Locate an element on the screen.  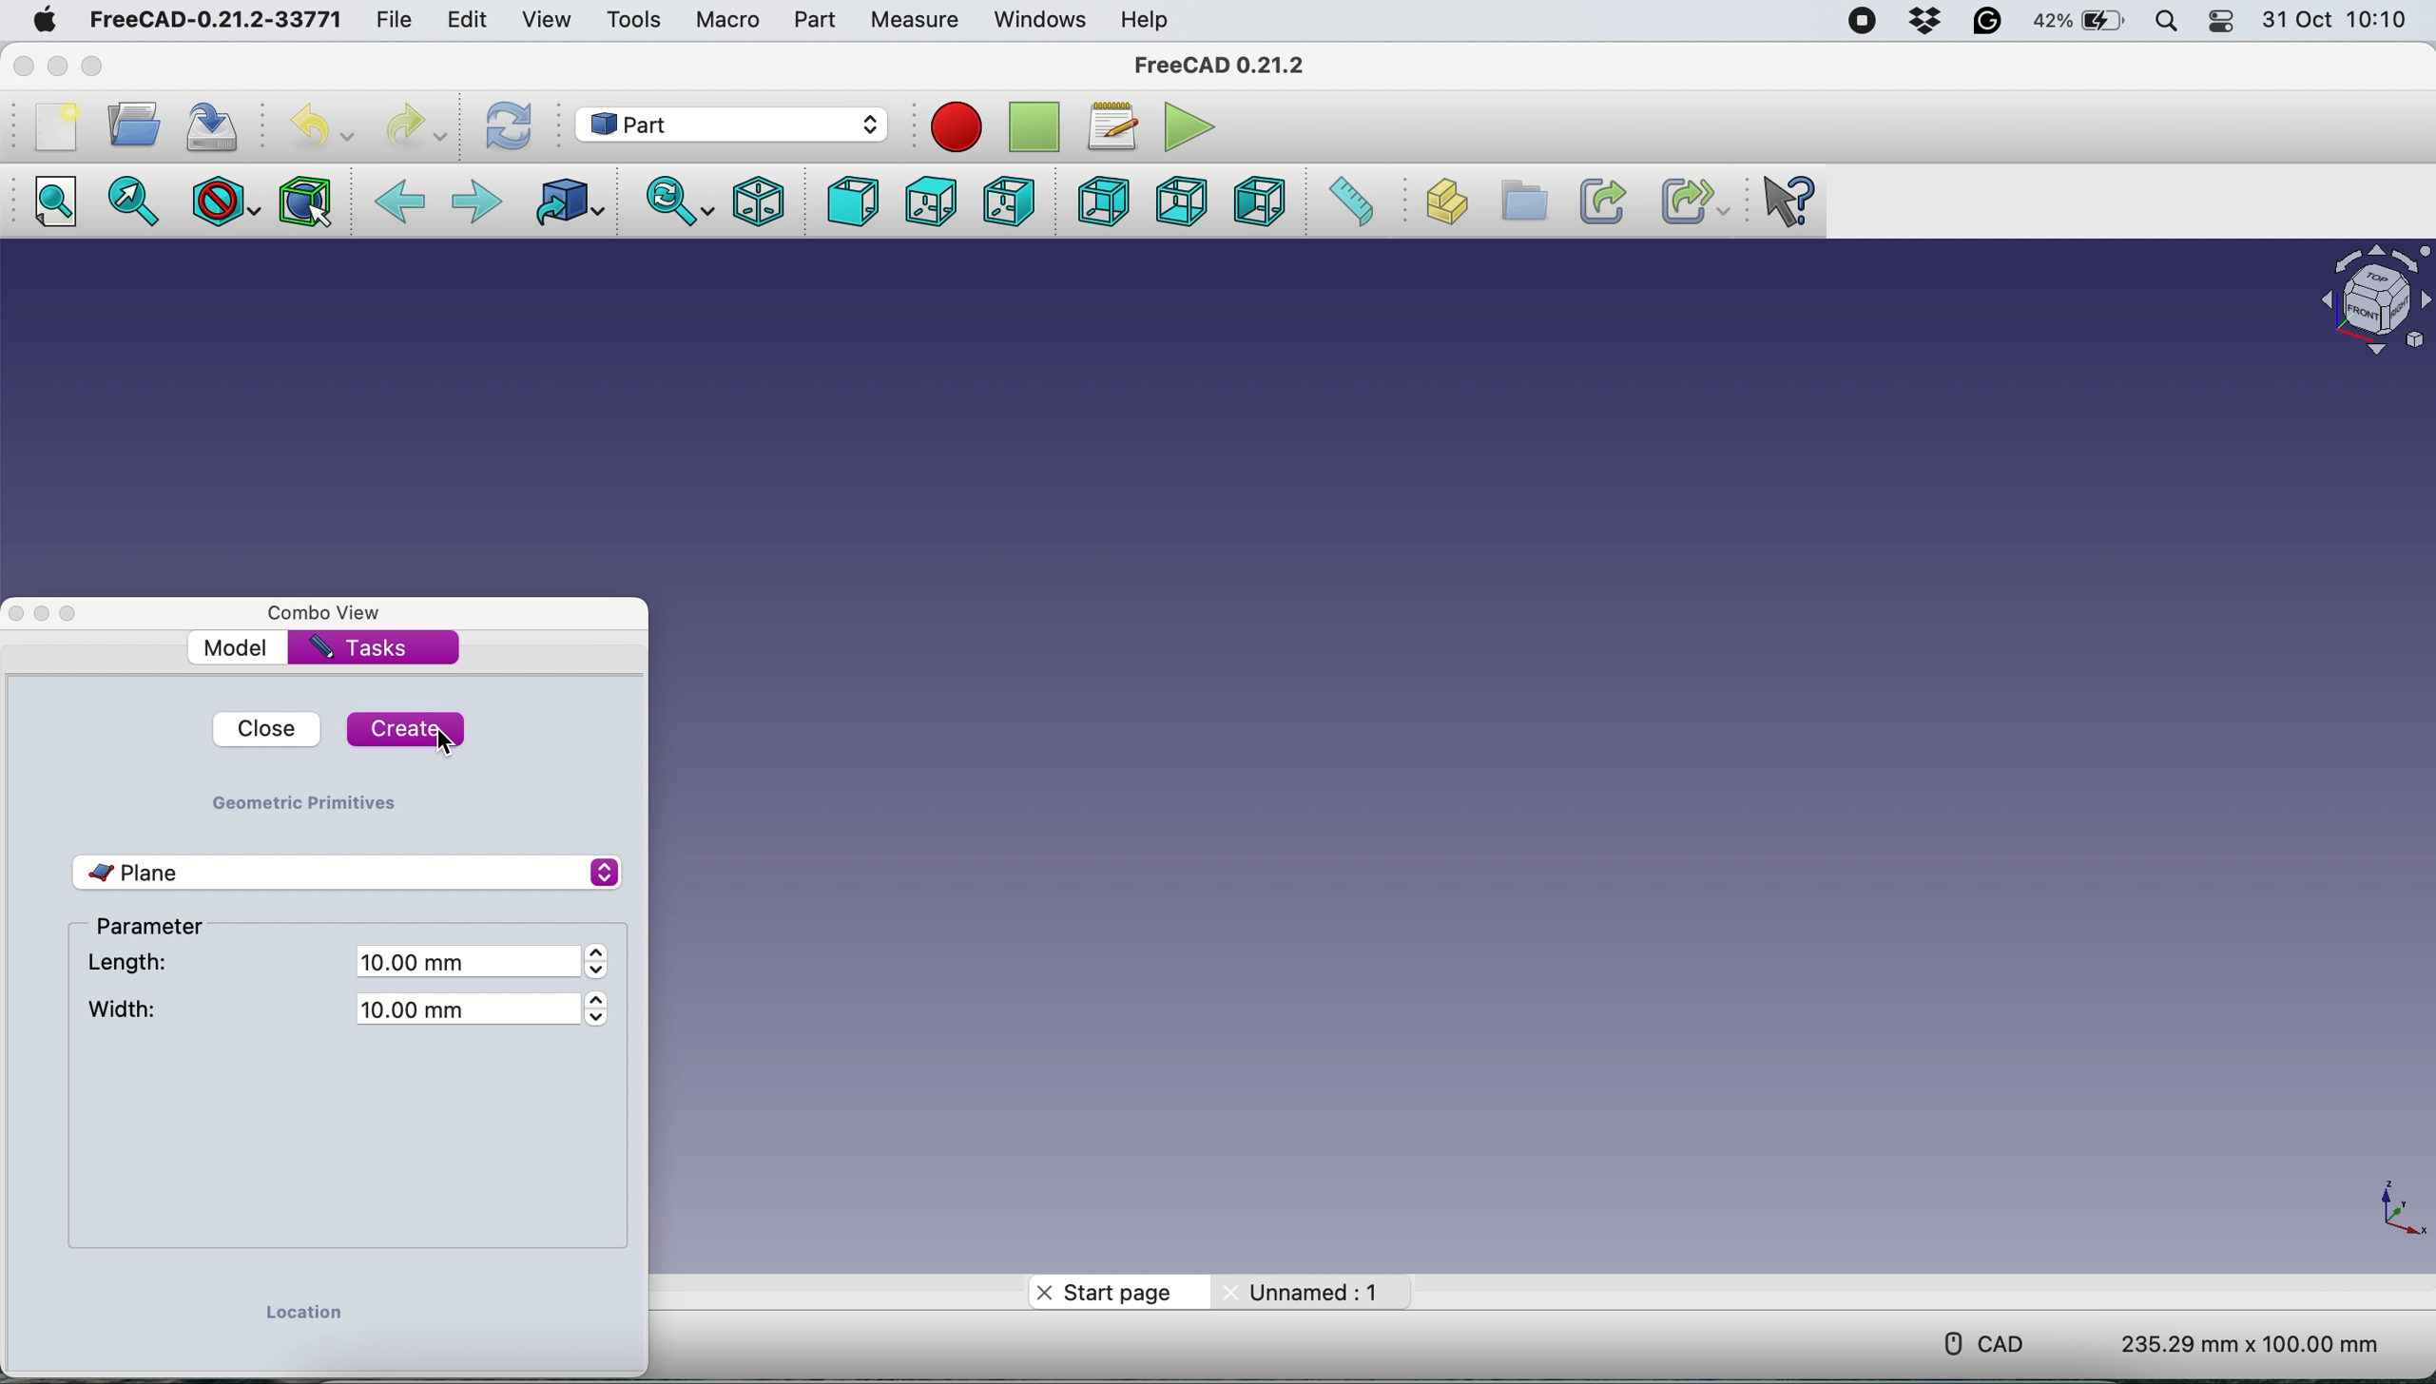
Grammarly is located at coordinates (1989, 20).